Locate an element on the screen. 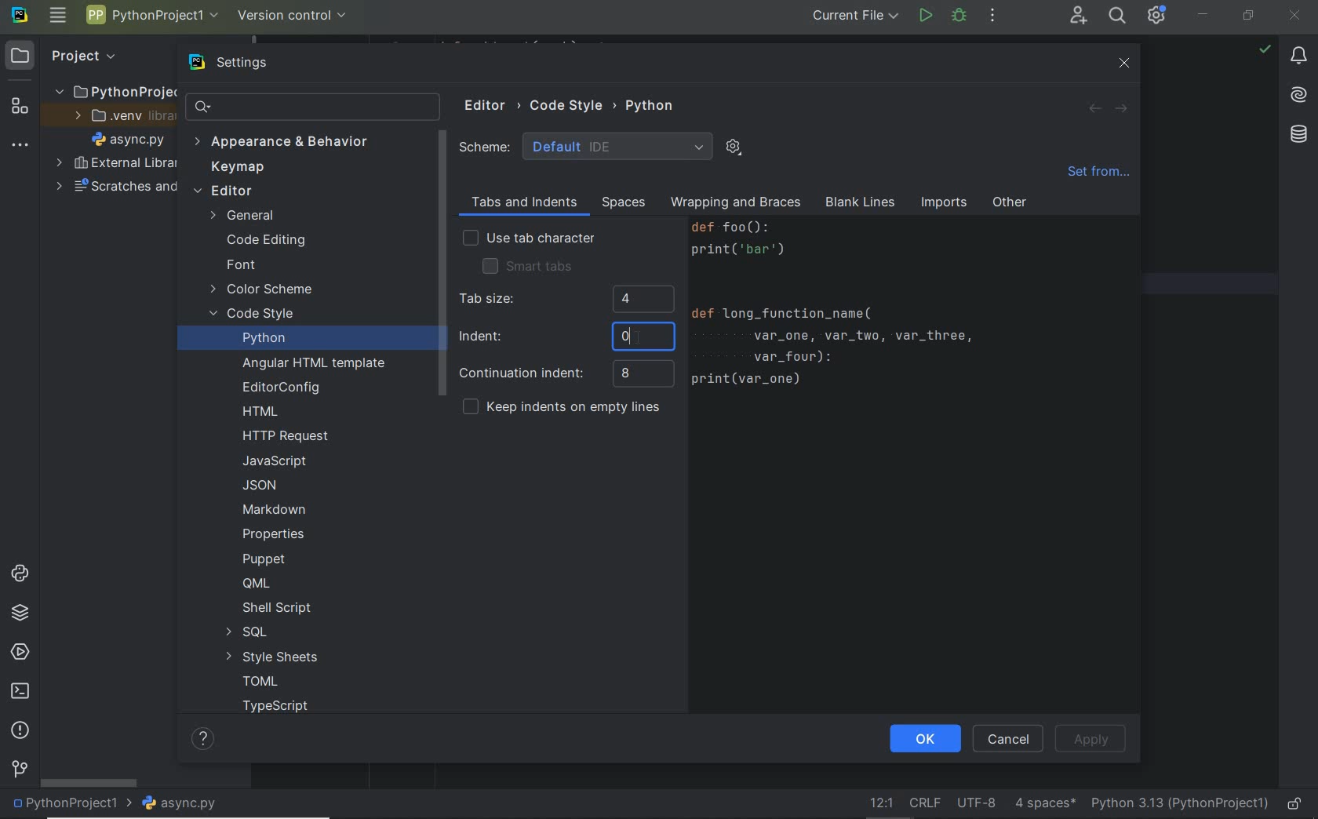 This screenshot has width=1318, height=819. PROPERTIES is located at coordinates (275, 537).